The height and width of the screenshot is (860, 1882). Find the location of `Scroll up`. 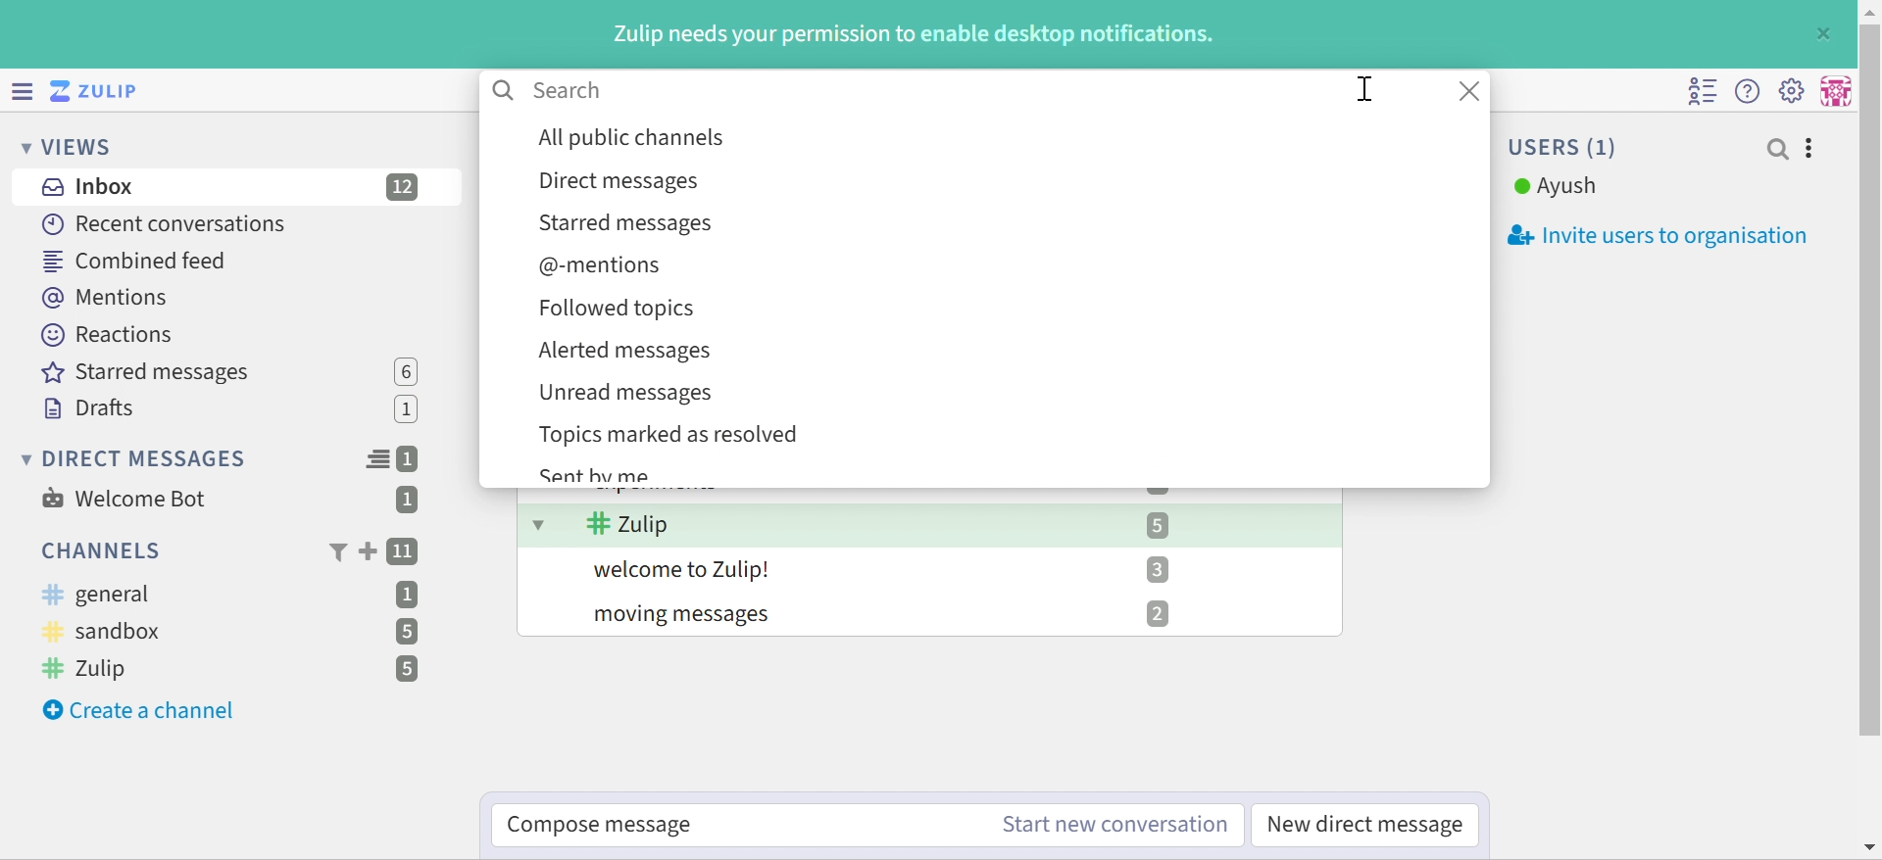

Scroll up is located at coordinates (1869, 12).